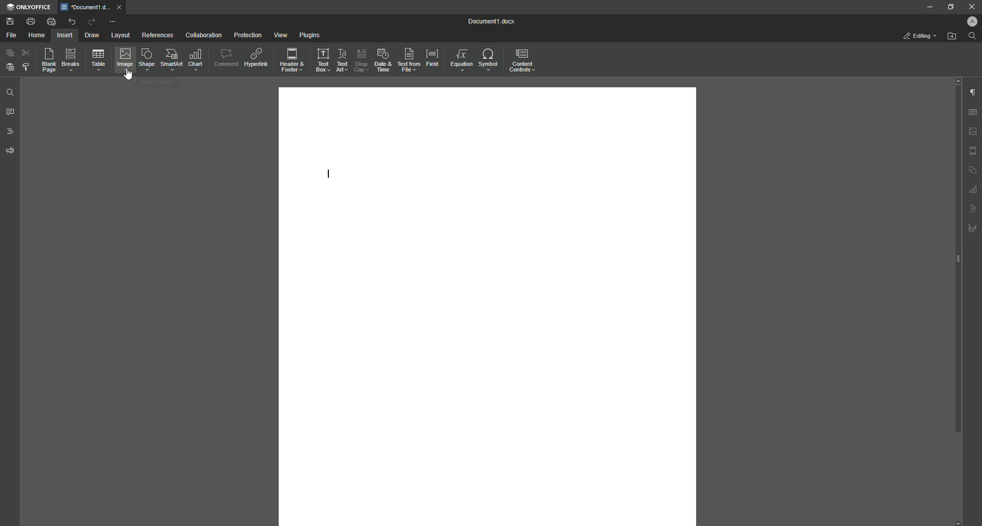  What do you see at coordinates (8, 53) in the screenshot?
I see `Copy` at bounding box center [8, 53].